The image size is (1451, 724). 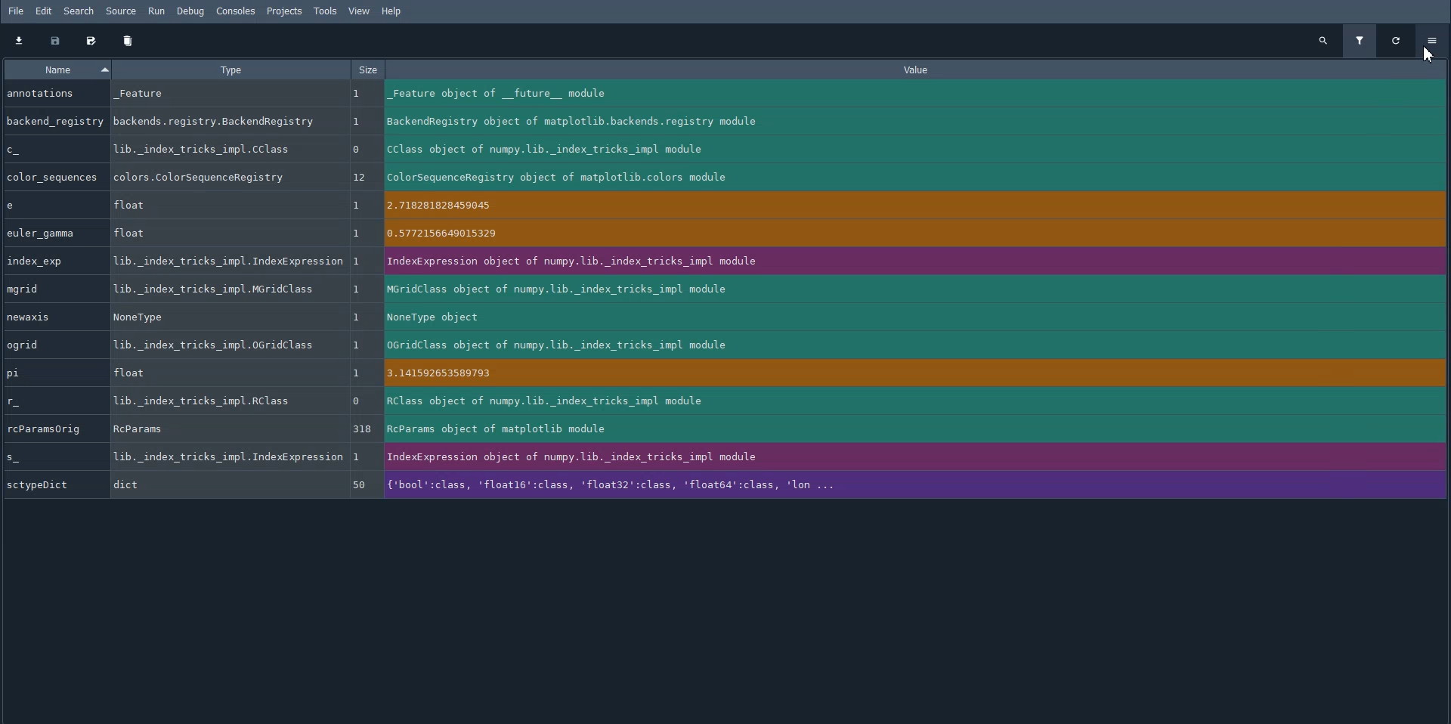 I want to click on Projects, so click(x=284, y=11).